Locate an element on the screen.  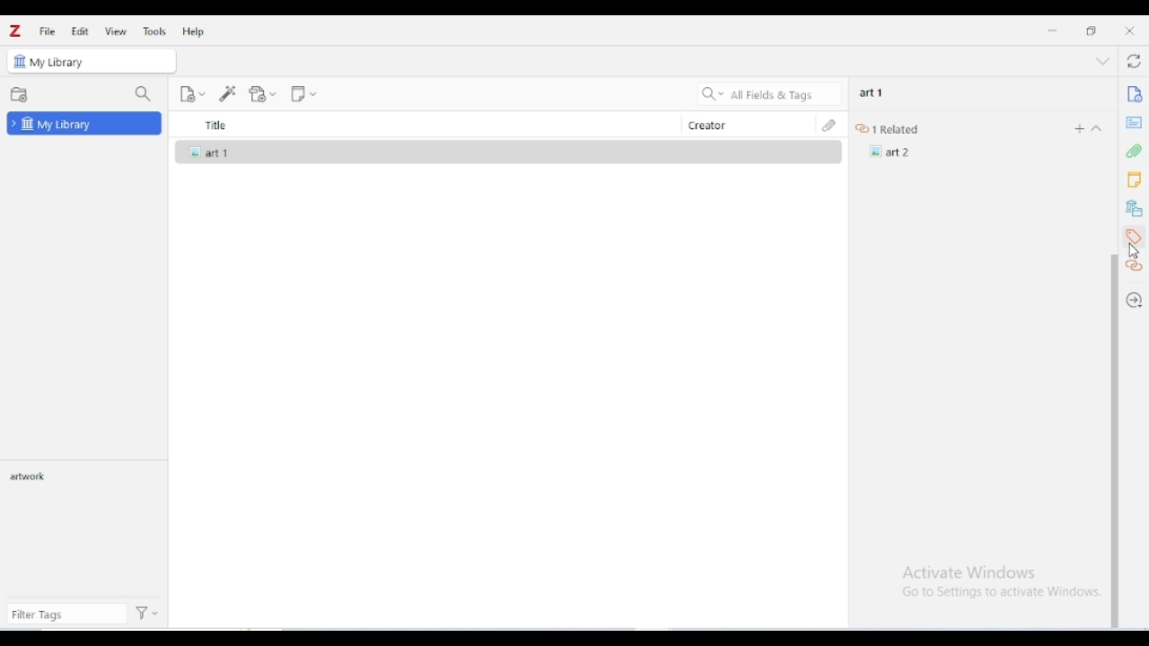
vertical scroll bar is located at coordinates (1115, 440).